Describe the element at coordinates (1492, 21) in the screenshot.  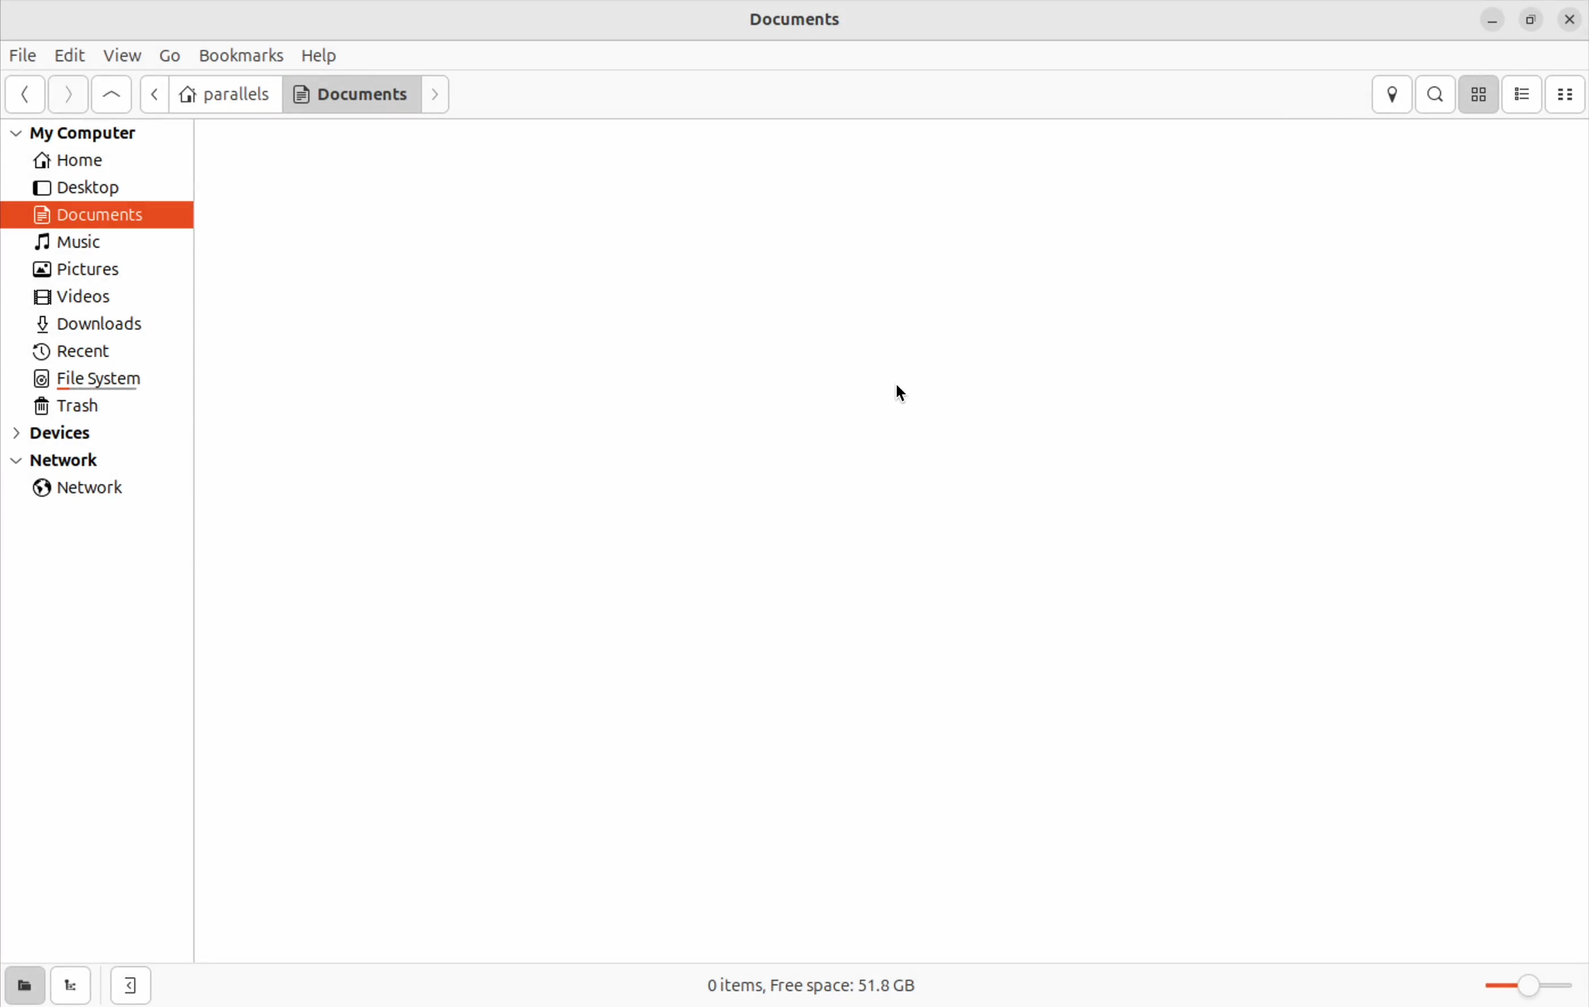
I see `minimize` at that location.